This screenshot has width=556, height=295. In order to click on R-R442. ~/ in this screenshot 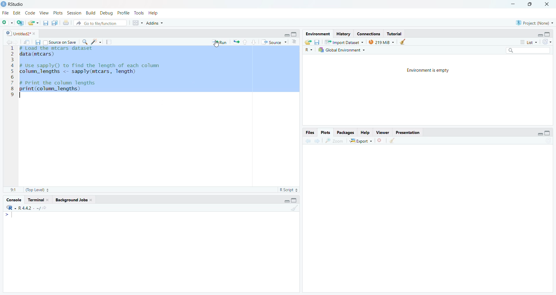, I will do `click(26, 208)`.